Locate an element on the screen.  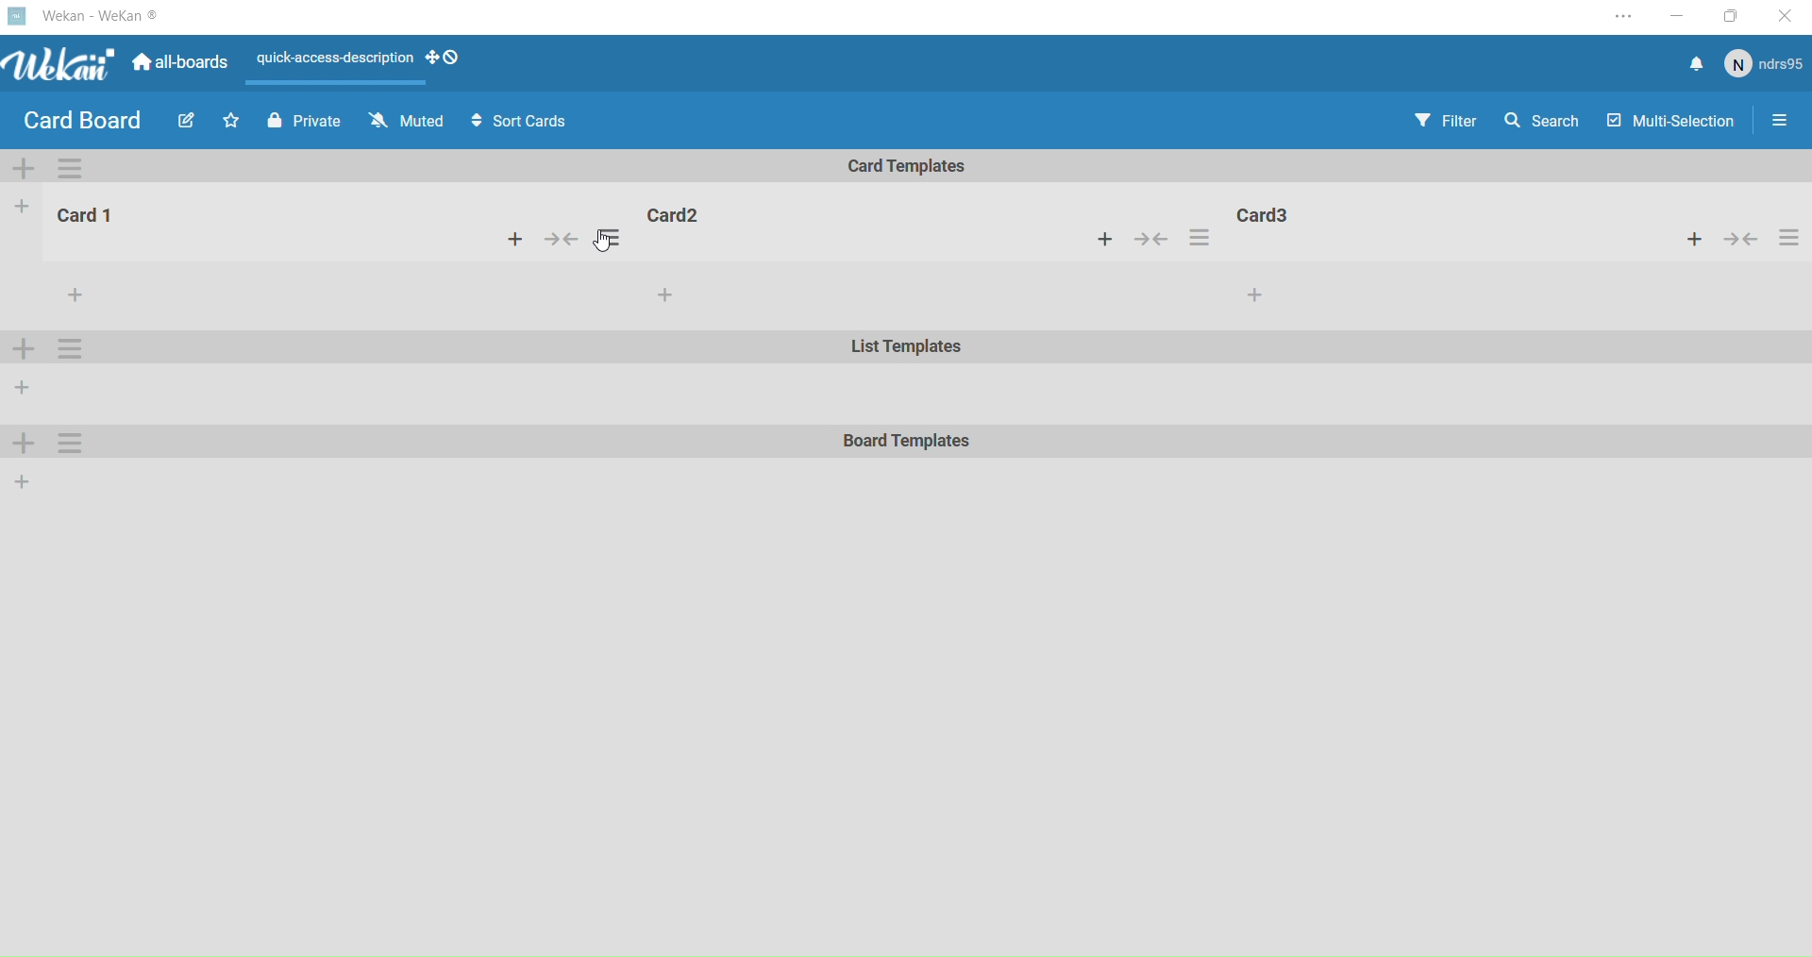
add is located at coordinates (1247, 294).